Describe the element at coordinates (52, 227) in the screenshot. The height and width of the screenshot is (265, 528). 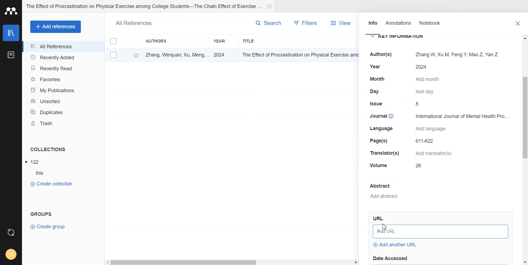
I see `Create Group` at that location.